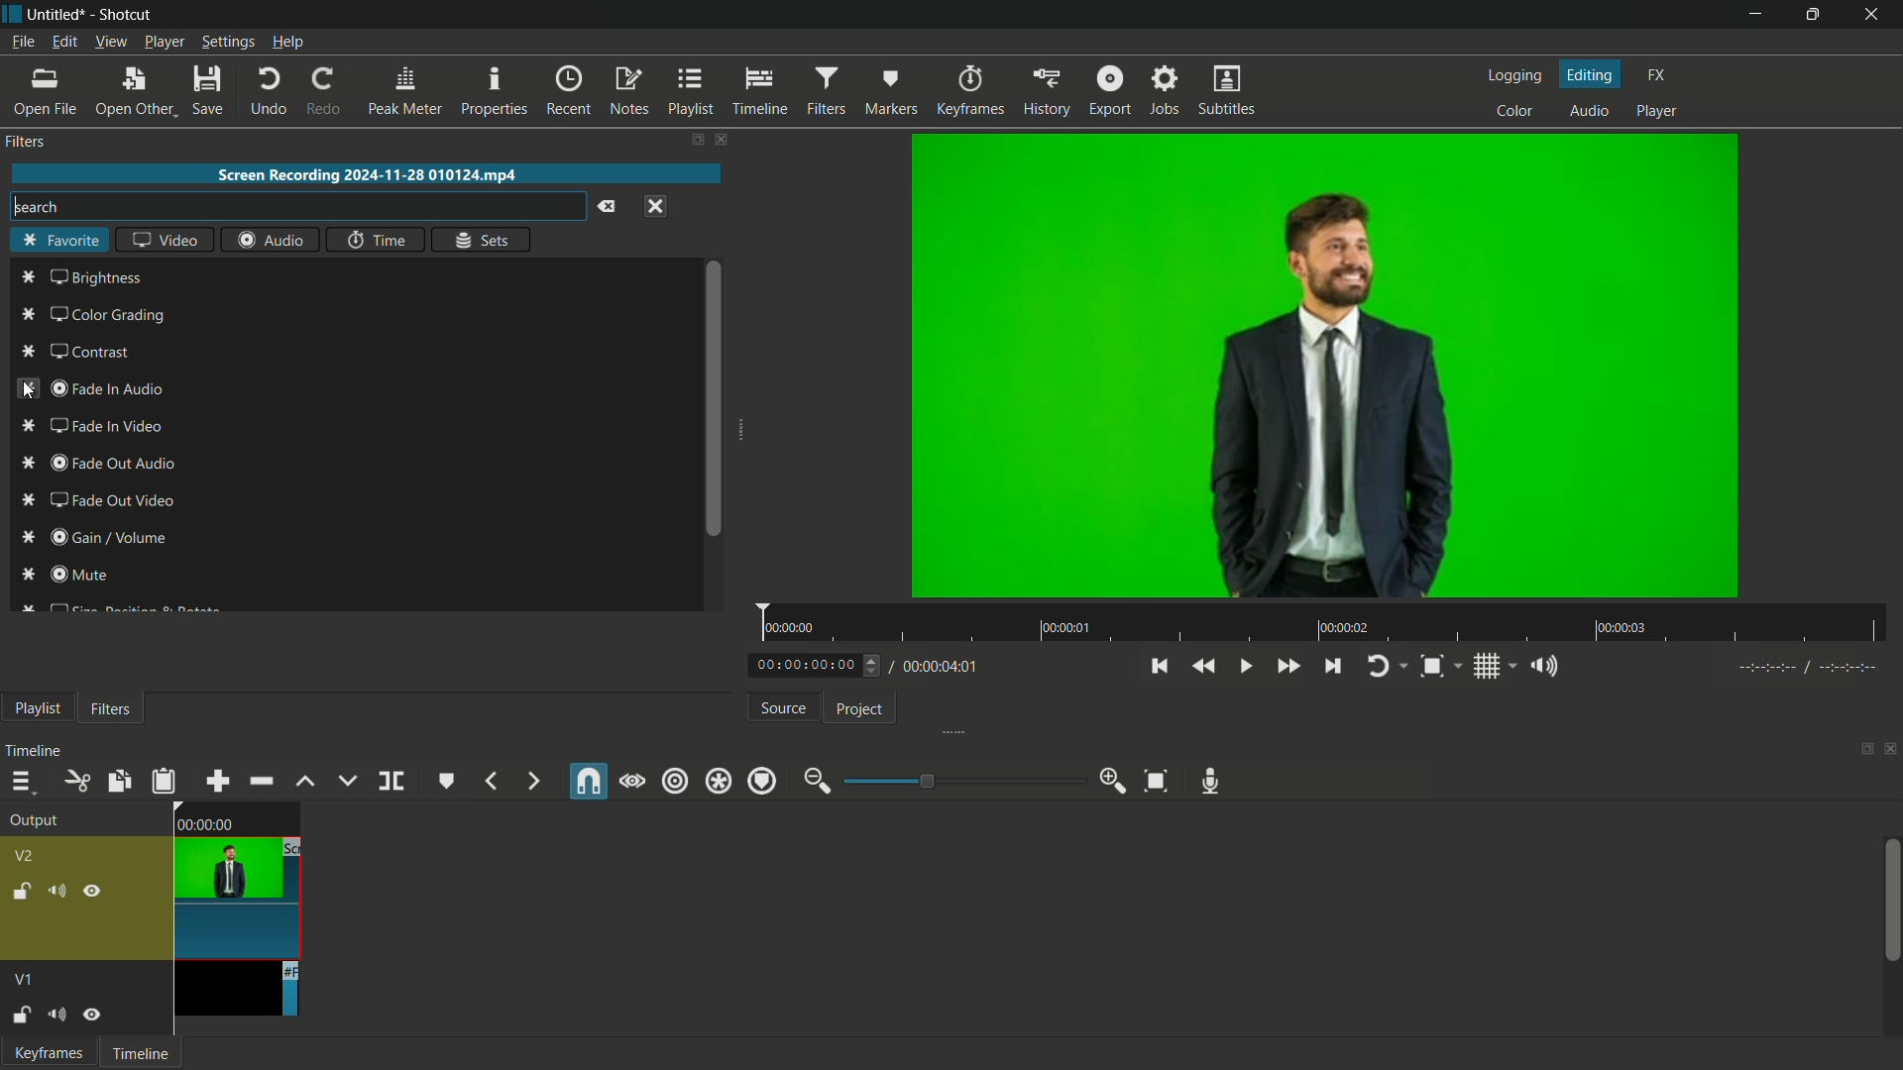 This screenshot has height=1070, width=1903. Describe the element at coordinates (1229, 90) in the screenshot. I see `subtitles` at that location.